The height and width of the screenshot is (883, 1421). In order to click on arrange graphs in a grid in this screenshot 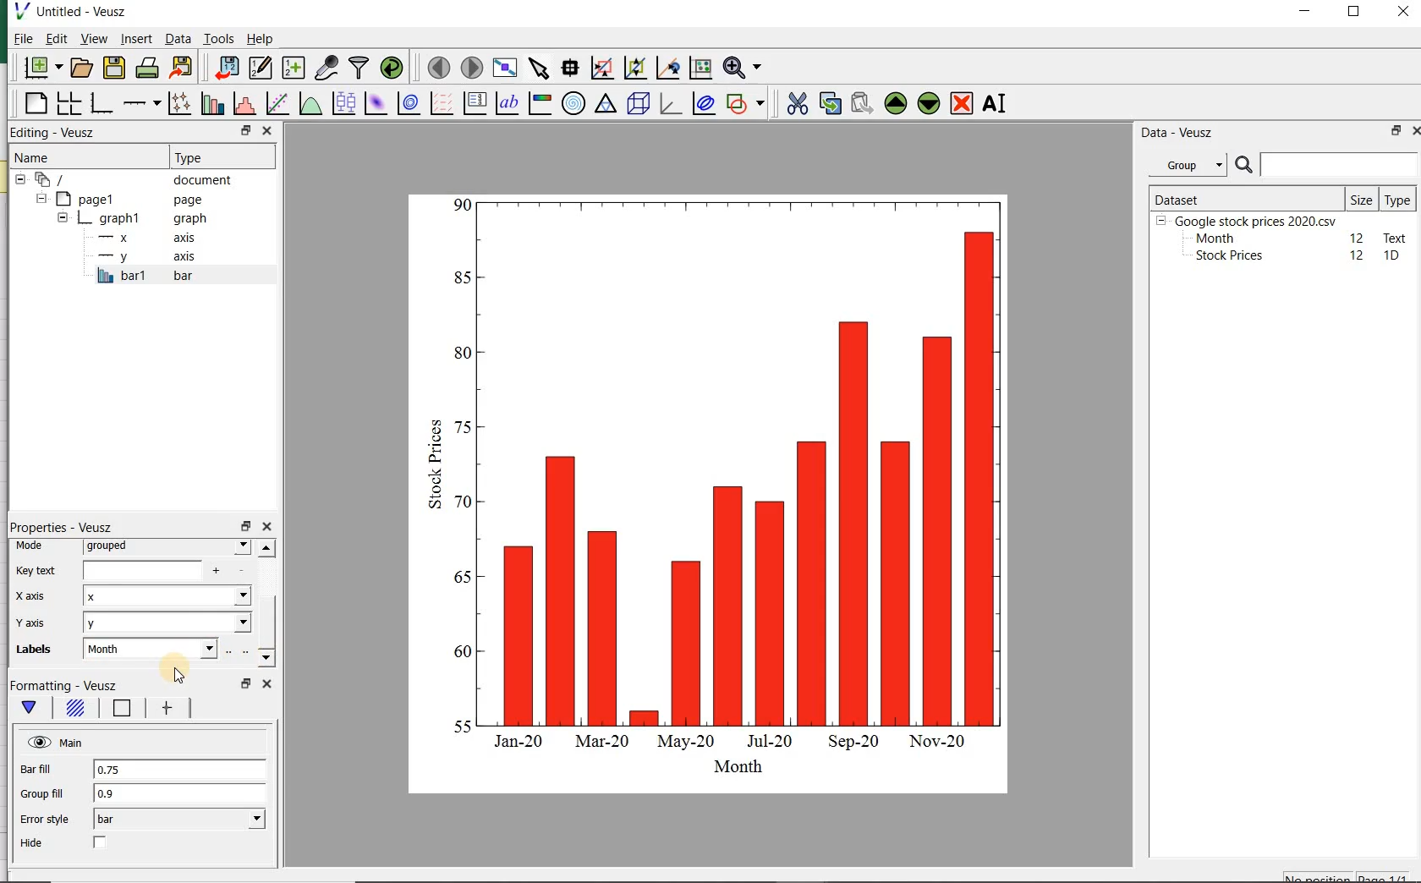, I will do `click(67, 104)`.